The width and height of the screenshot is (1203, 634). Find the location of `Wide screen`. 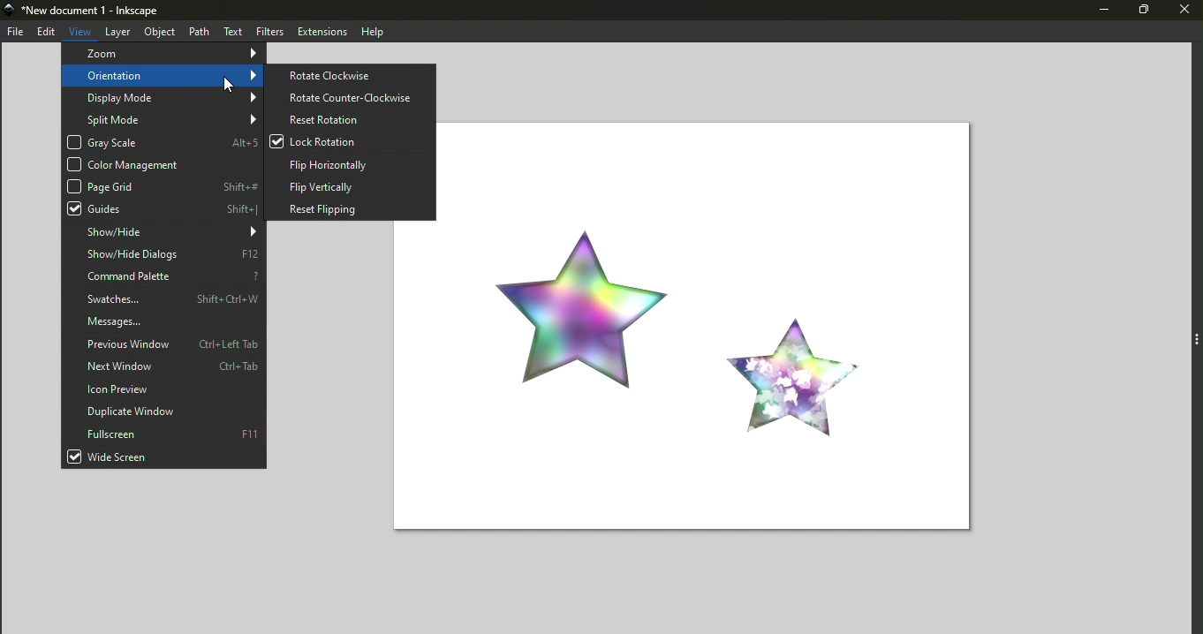

Wide screen is located at coordinates (163, 457).